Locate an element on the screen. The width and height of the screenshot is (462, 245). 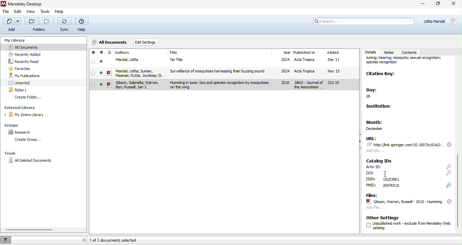
recently read is located at coordinates (25, 61).